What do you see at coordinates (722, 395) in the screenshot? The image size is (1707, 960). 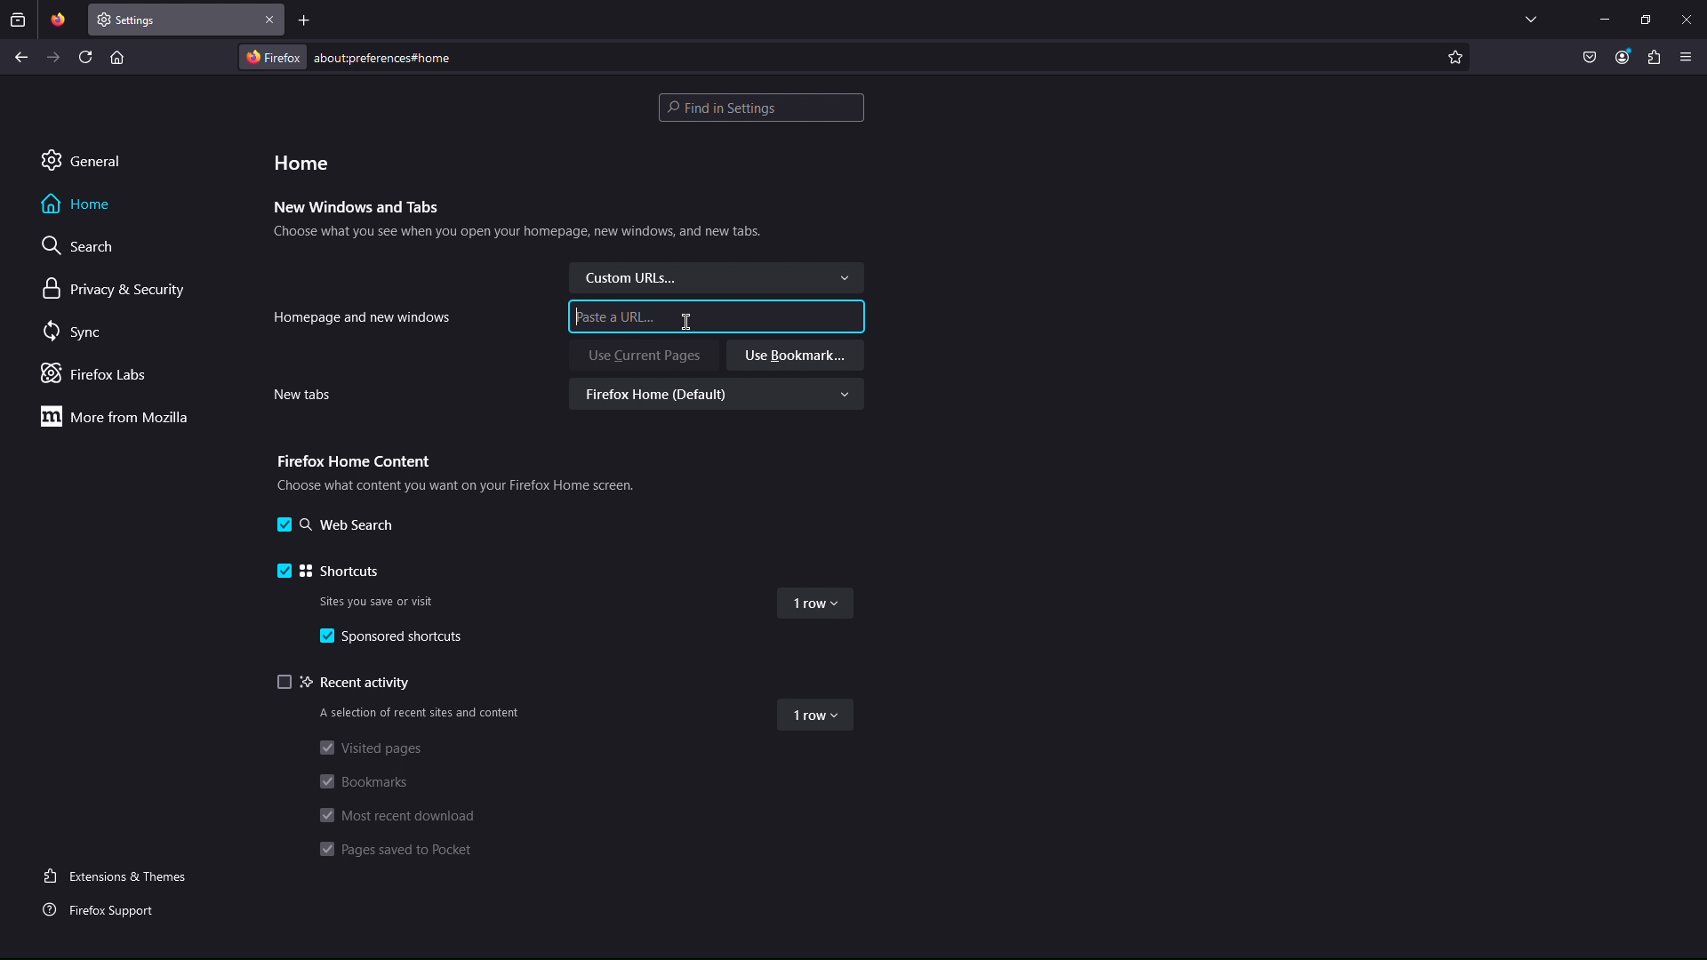 I see `Firefox Home` at bounding box center [722, 395].